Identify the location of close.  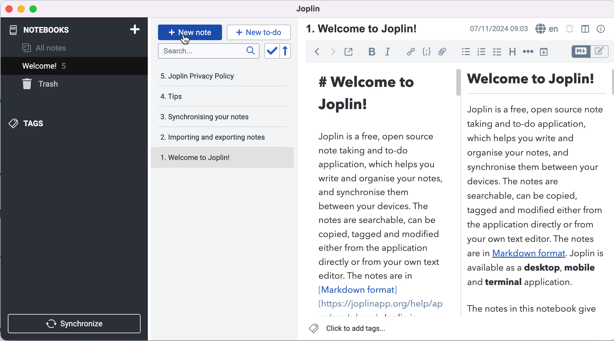
(9, 8).